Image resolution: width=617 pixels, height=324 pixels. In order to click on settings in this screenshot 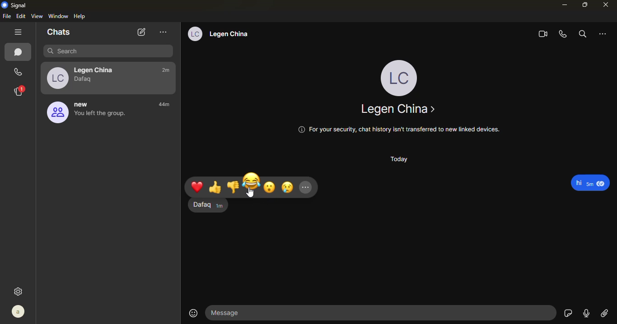, I will do `click(19, 291)`.